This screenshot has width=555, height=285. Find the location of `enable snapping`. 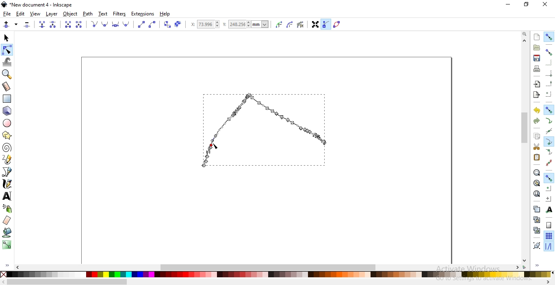

enable snapping is located at coordinates (549, 37).